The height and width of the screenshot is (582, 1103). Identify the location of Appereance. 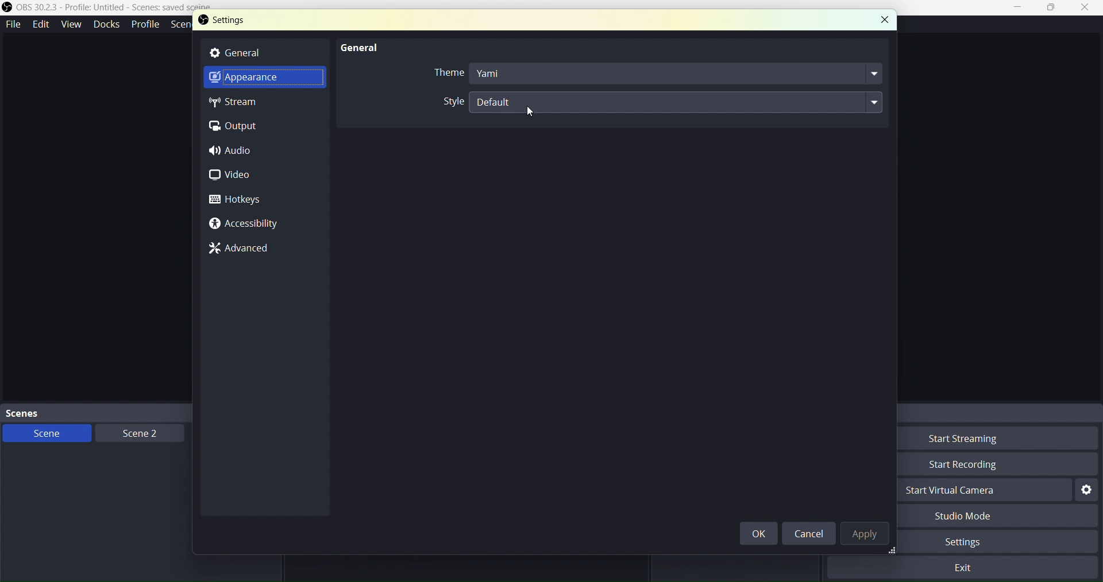
(257, 80).